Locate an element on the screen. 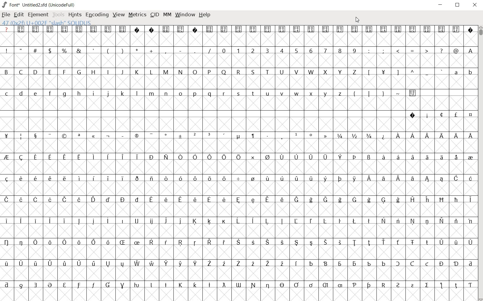 The image size is (483, 301). small letters c-z is located at coordinates (176, 93).